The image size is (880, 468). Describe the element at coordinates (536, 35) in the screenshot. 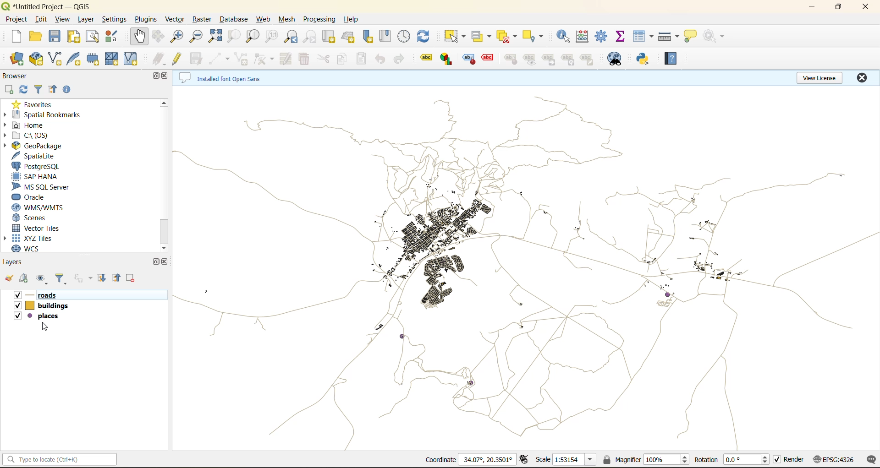

I see `select location` at that location.